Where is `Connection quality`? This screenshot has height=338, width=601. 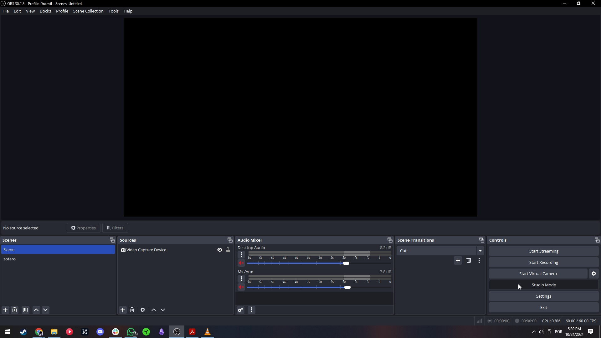 Connection quality is located at coordinates (479, 320).